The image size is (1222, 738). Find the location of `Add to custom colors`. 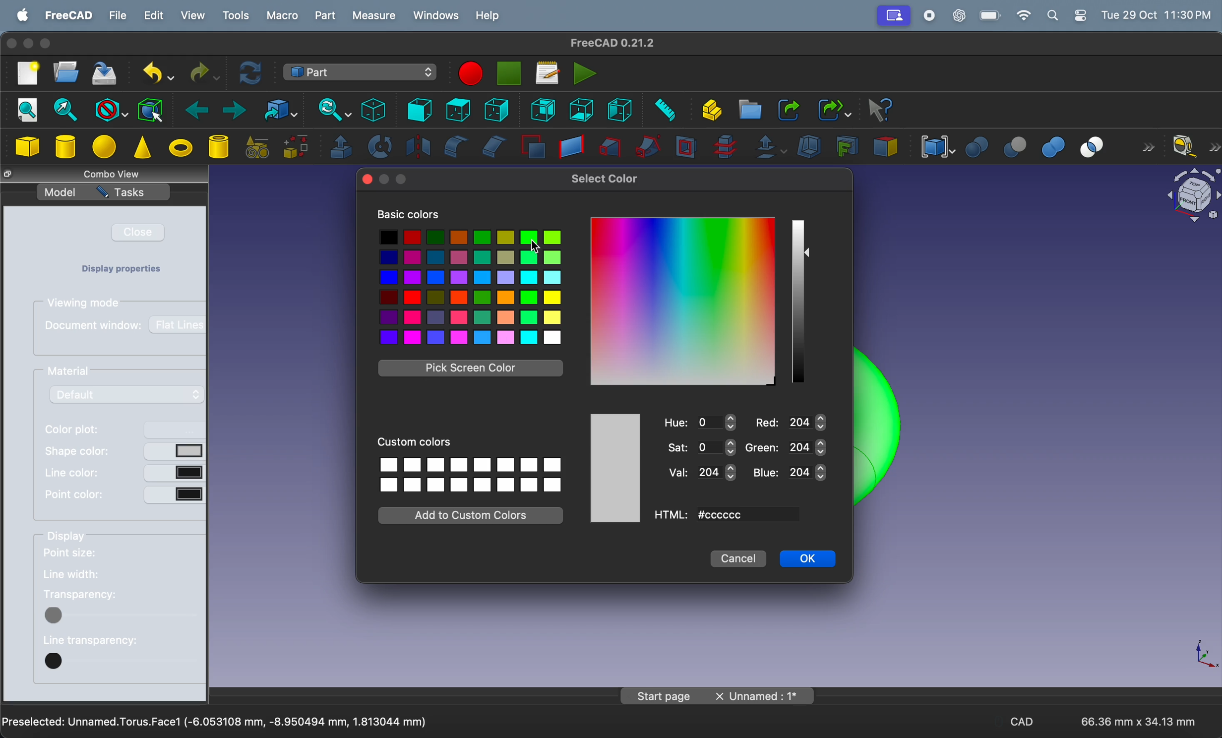

Add to custom colors is located at coordinates (469, 517).